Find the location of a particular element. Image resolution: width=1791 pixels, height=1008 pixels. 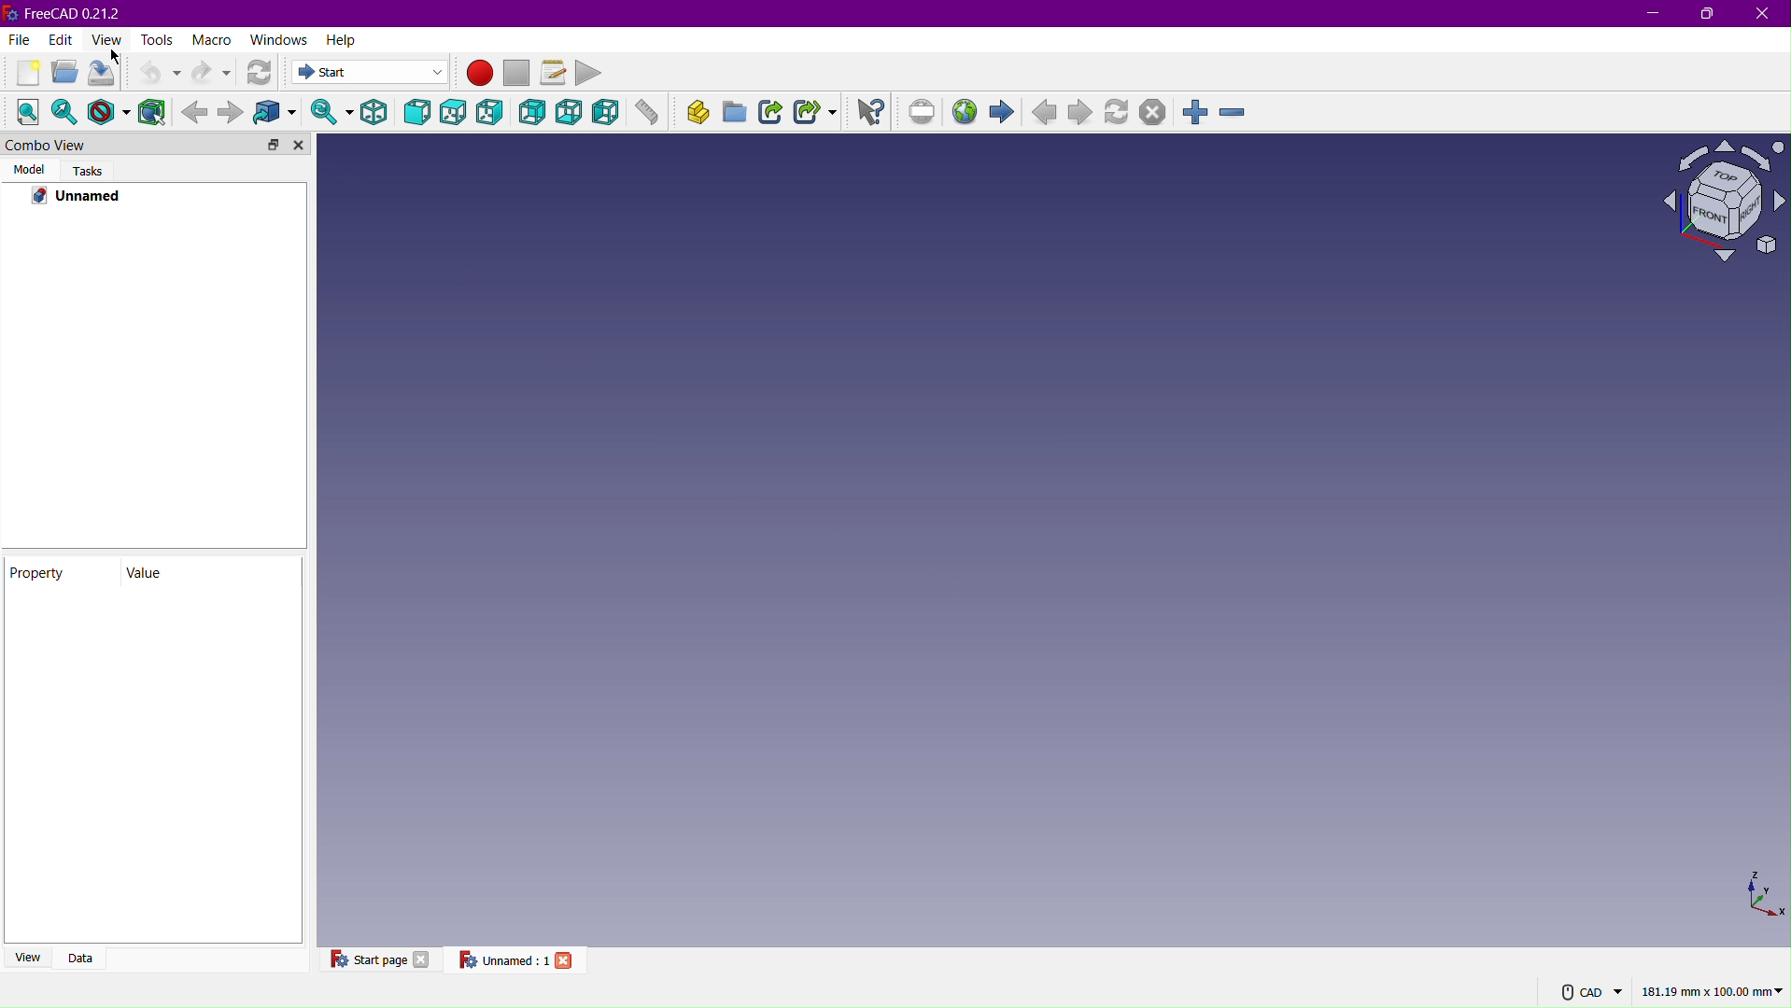

Make Link is located at coordinates (769, 119).